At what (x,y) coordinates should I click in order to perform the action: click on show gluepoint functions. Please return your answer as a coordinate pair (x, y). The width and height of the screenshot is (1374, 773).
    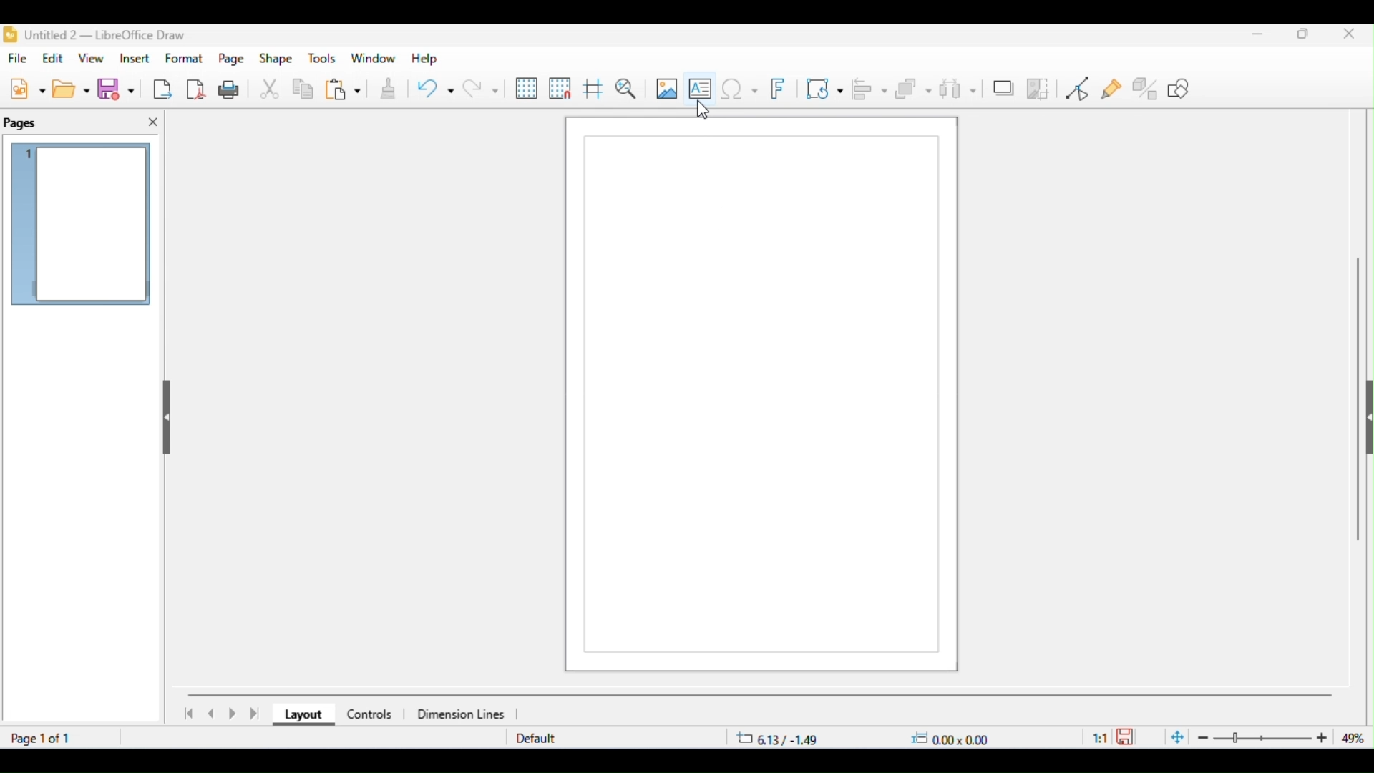
    Looking at the image, I should click on (1113, 90).